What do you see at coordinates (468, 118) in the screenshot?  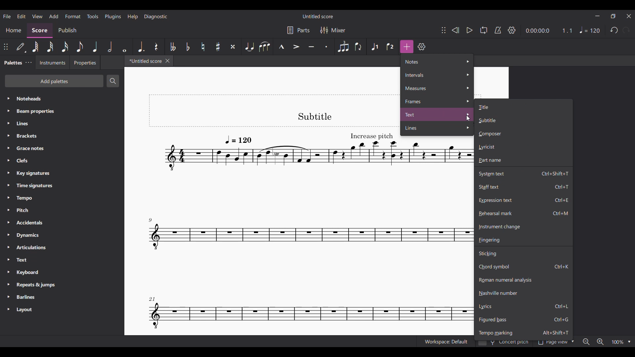 I see `Cursor` at bounding box center [468, 118].